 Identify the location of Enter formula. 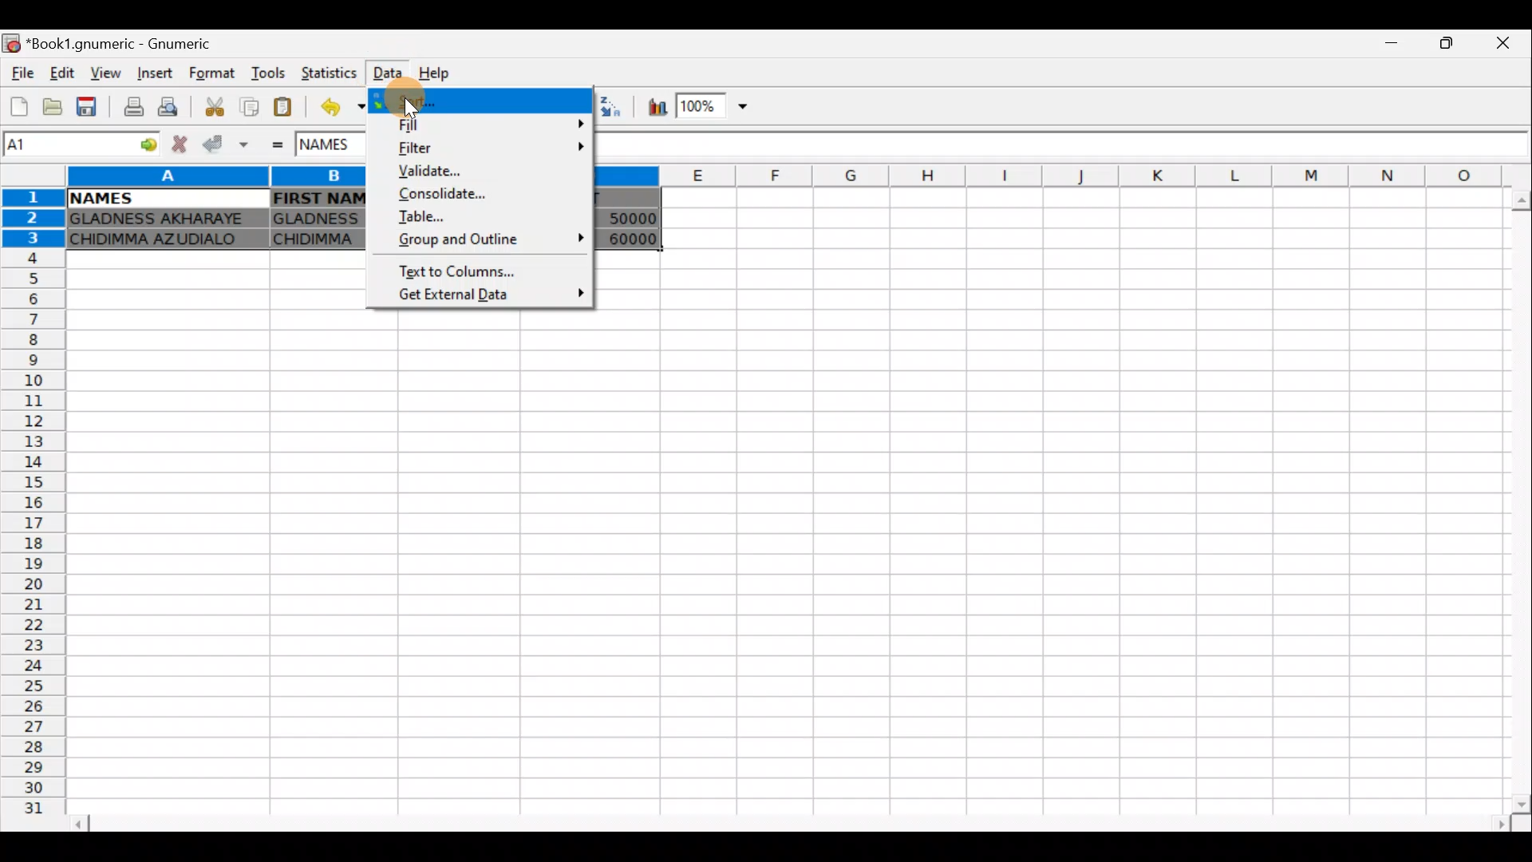
(279, 147).